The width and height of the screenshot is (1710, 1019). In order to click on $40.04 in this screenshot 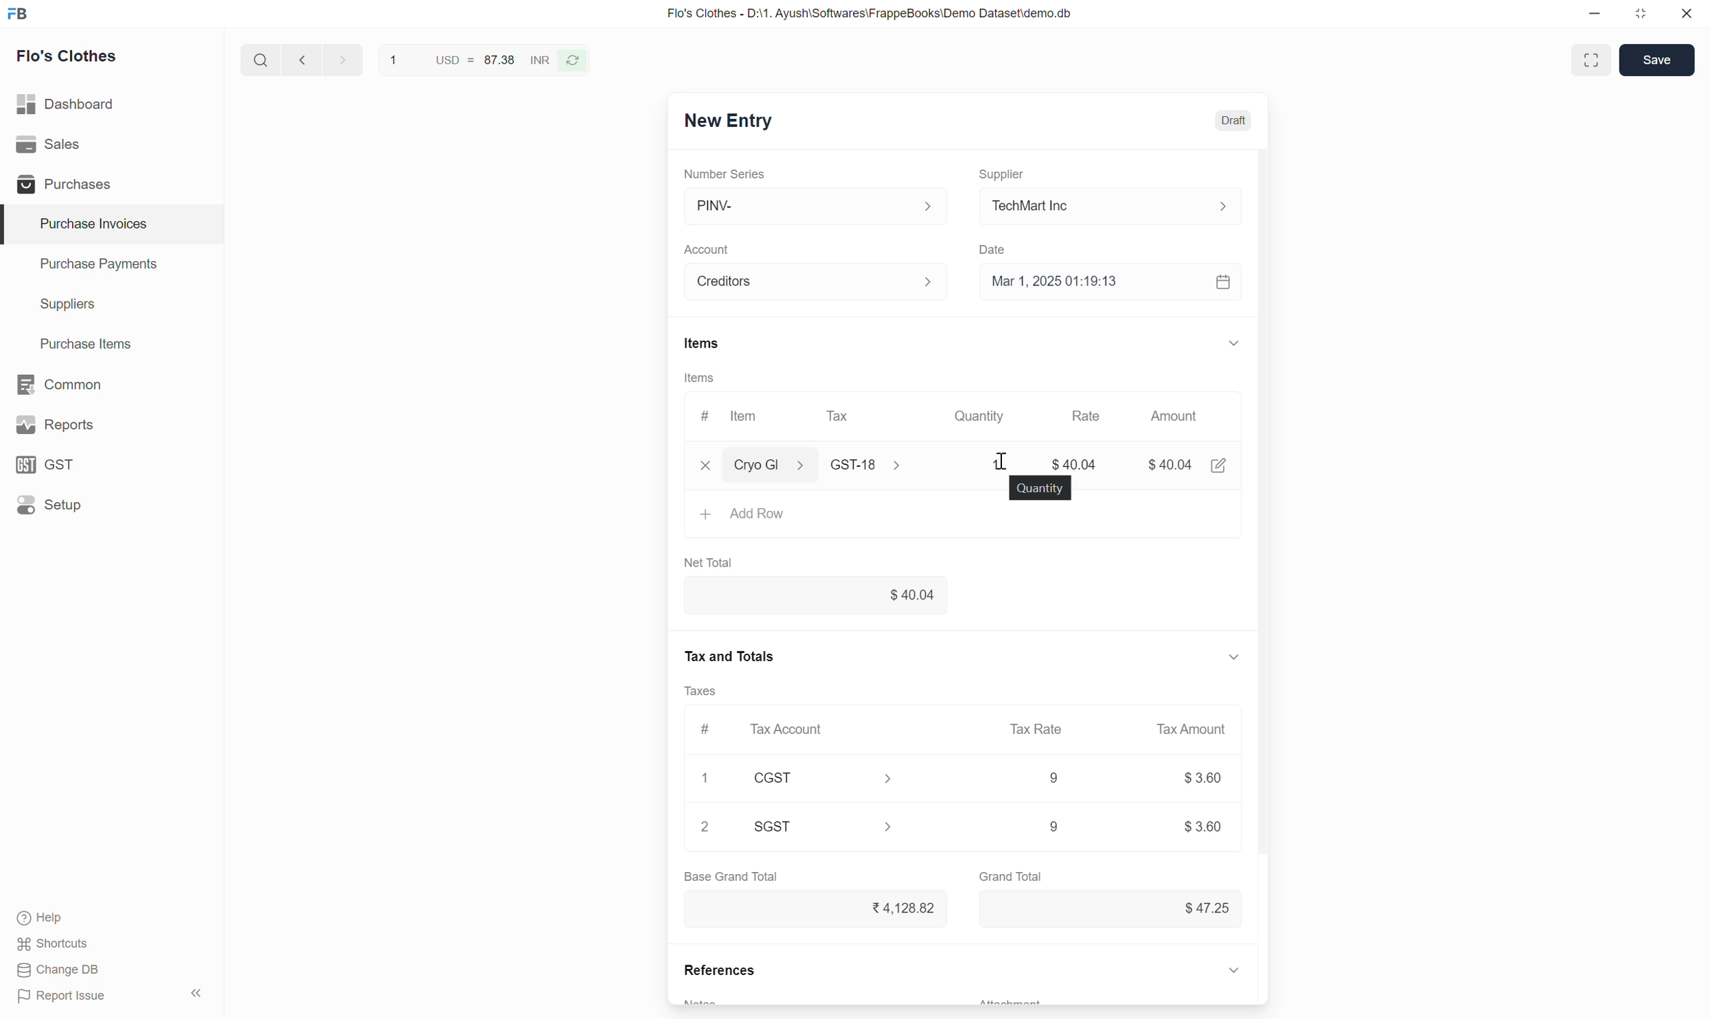, I will do `click(817, 597)`.